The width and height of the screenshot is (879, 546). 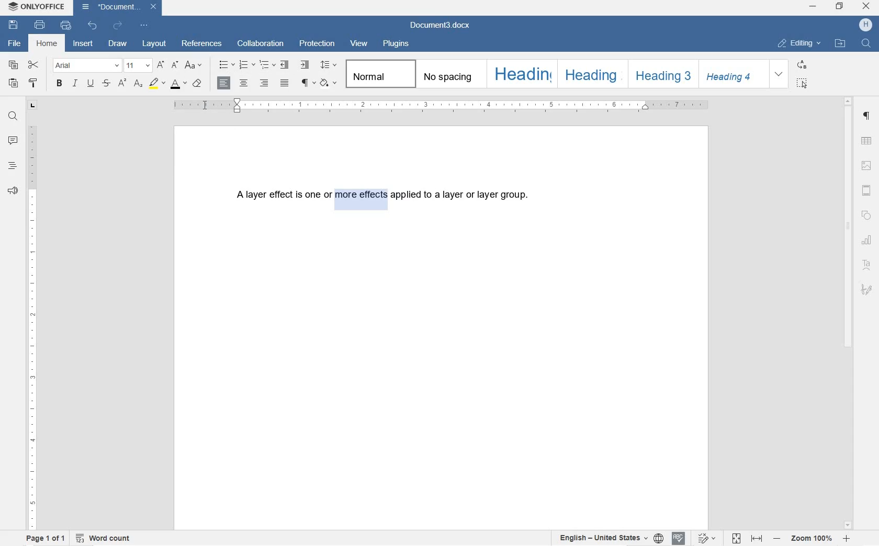 What do you see at coordinates (444, 106) in the screenshot?
I see `RULER` at bounding box center [444, 106].